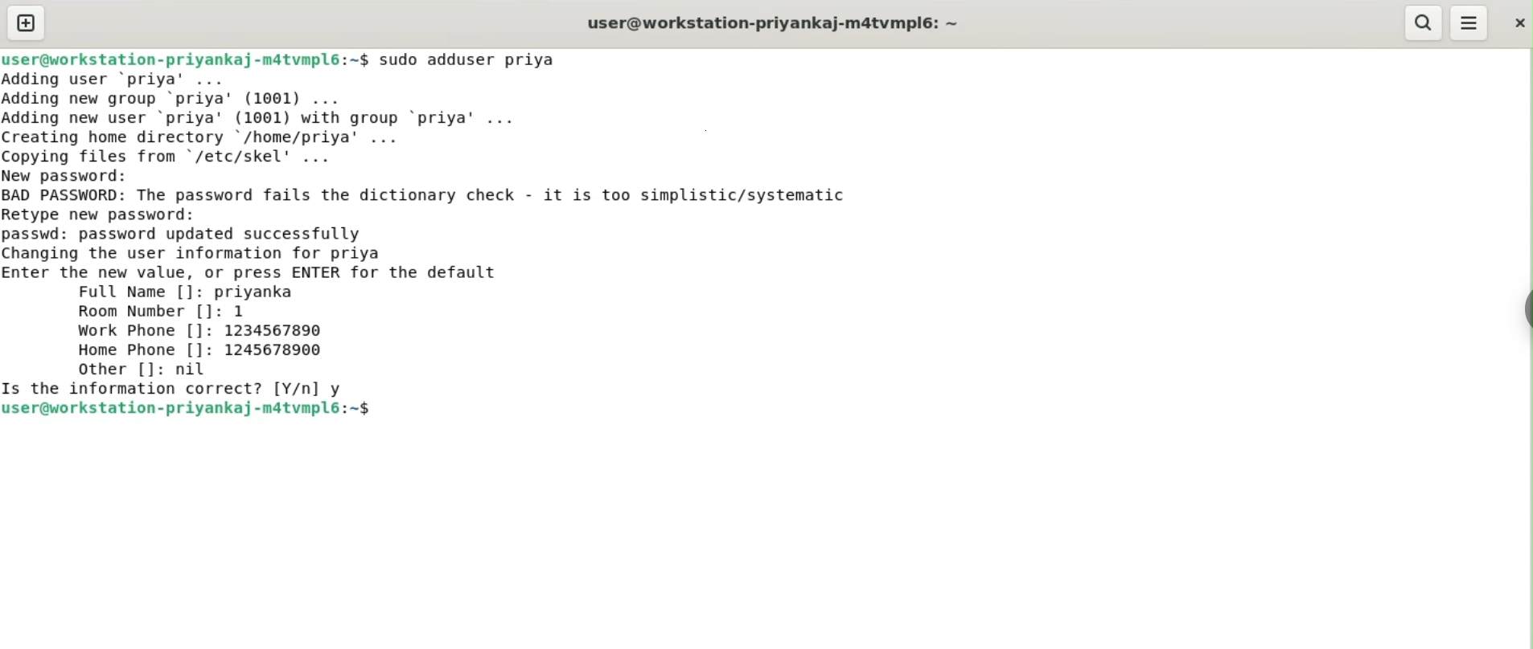 Image resolution: width=1533 pixels, height=649 pixels. Describe the element at coordinates (1469, 23) in the screenshot. I see `menu` at that location.